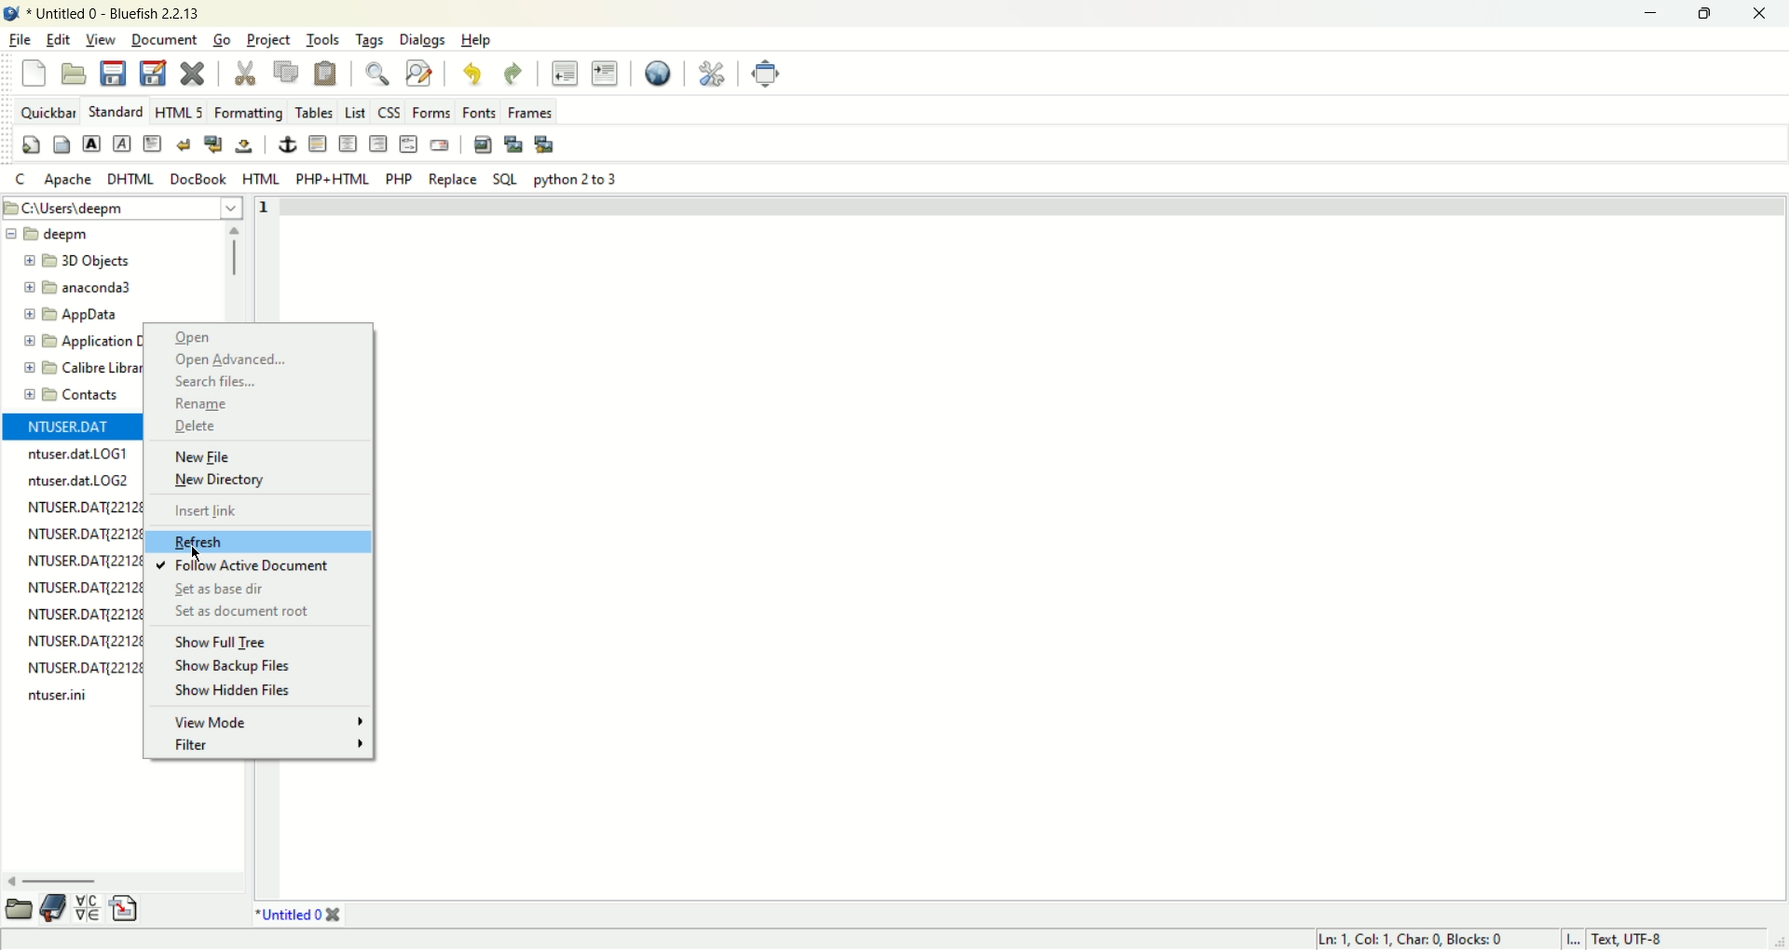 The height and width of the screenshot is (950, 1789). Describe the element at coordinates (248, 610) in the screenshot. I see `set as document root` at that location.